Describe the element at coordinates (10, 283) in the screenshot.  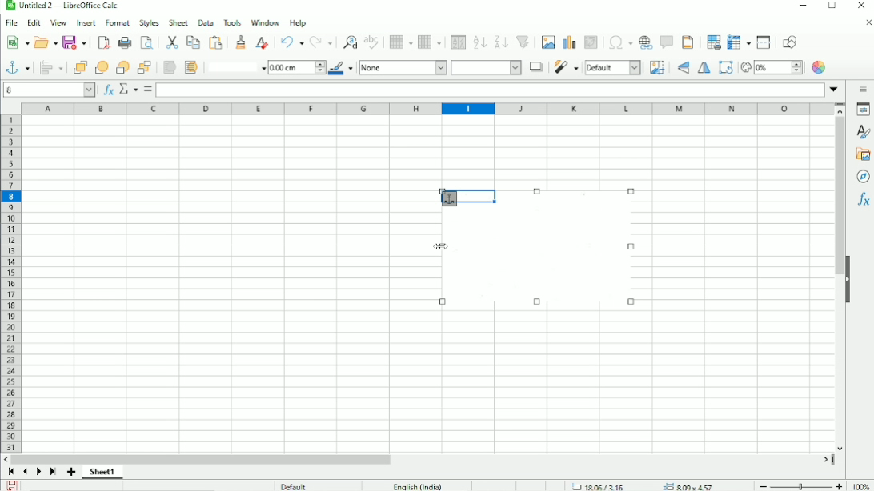
I see `Row headings` at that location.